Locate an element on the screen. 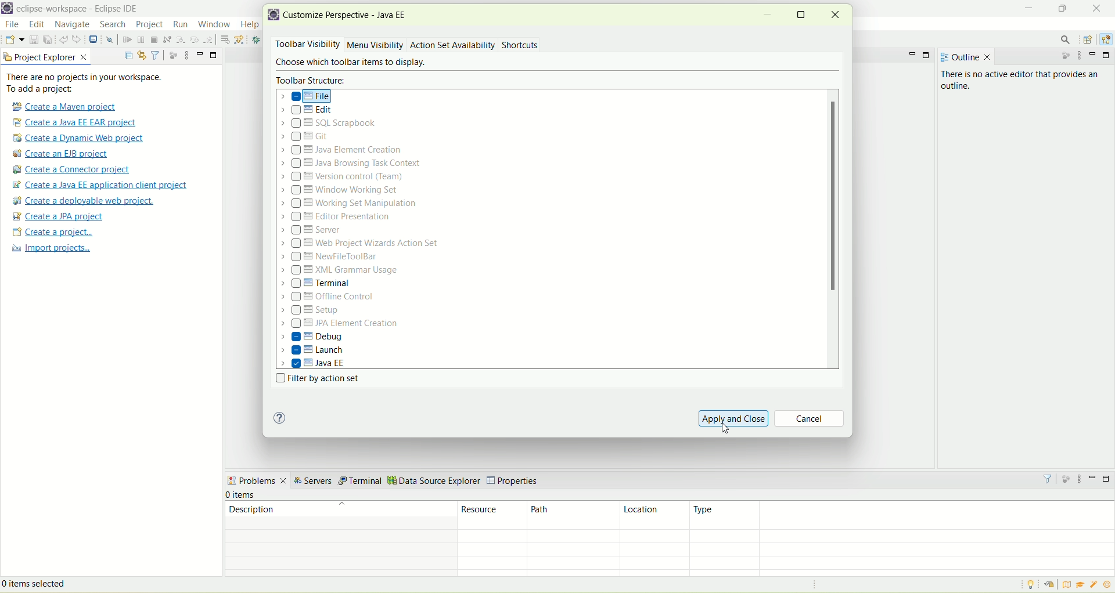  create a JPA project is located at coordinates (59, 216).